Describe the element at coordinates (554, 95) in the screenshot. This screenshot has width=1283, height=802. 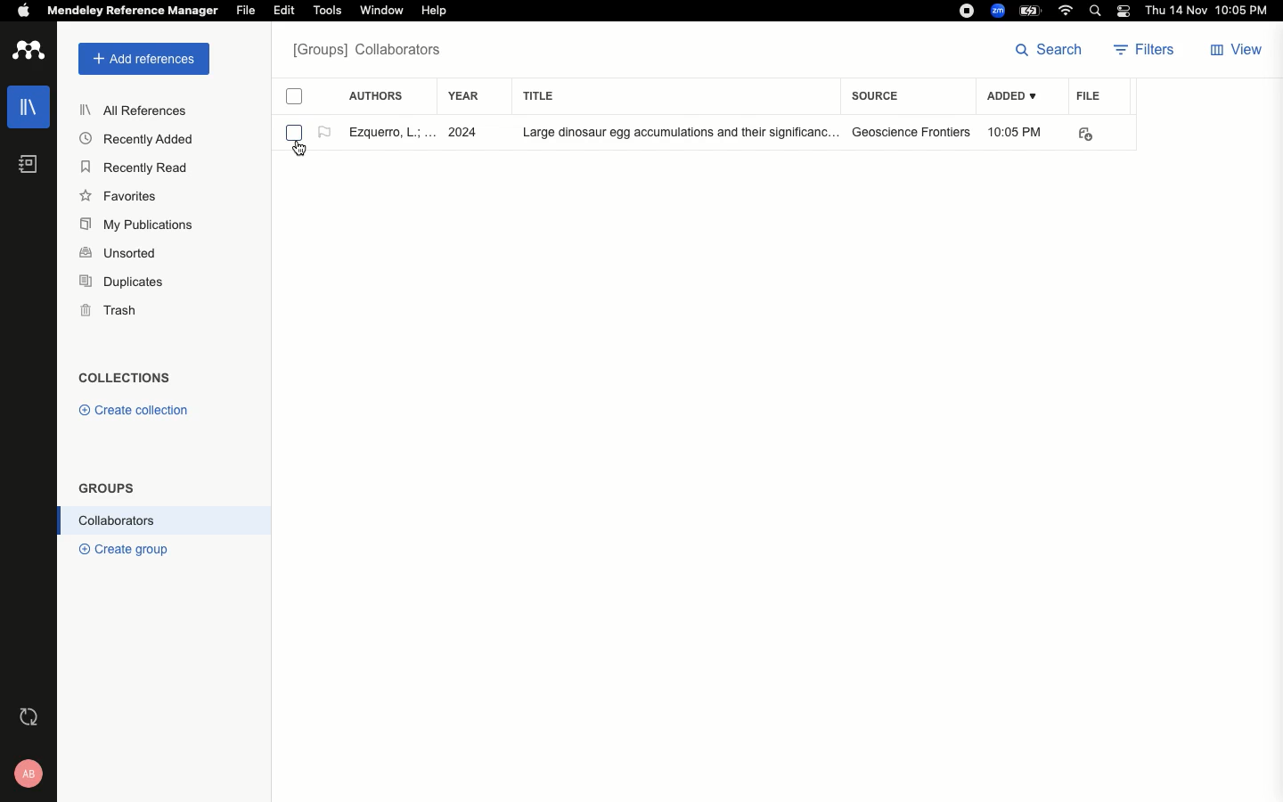
I see `title` at that location.